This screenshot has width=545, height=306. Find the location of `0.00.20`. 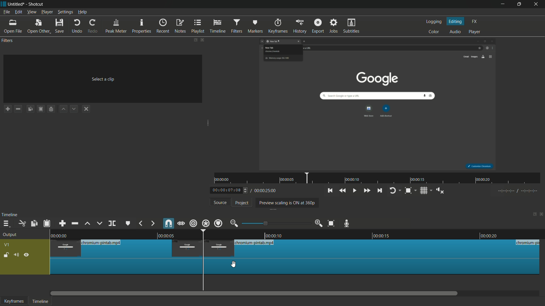

0.00.20 is located at coordinates (488, 236).